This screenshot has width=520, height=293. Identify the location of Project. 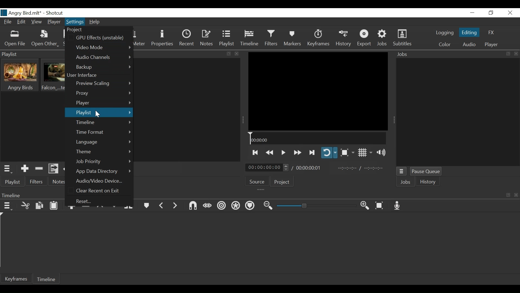
(81, 30).